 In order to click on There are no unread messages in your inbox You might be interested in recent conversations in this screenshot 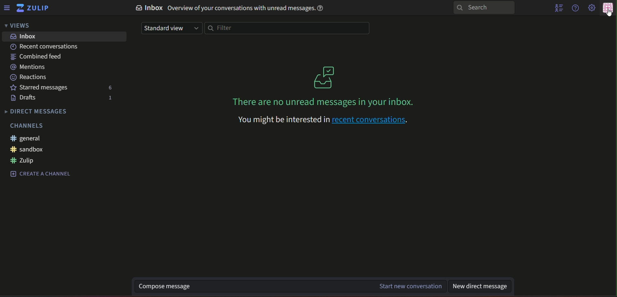, I will do `click(323, 113)`.